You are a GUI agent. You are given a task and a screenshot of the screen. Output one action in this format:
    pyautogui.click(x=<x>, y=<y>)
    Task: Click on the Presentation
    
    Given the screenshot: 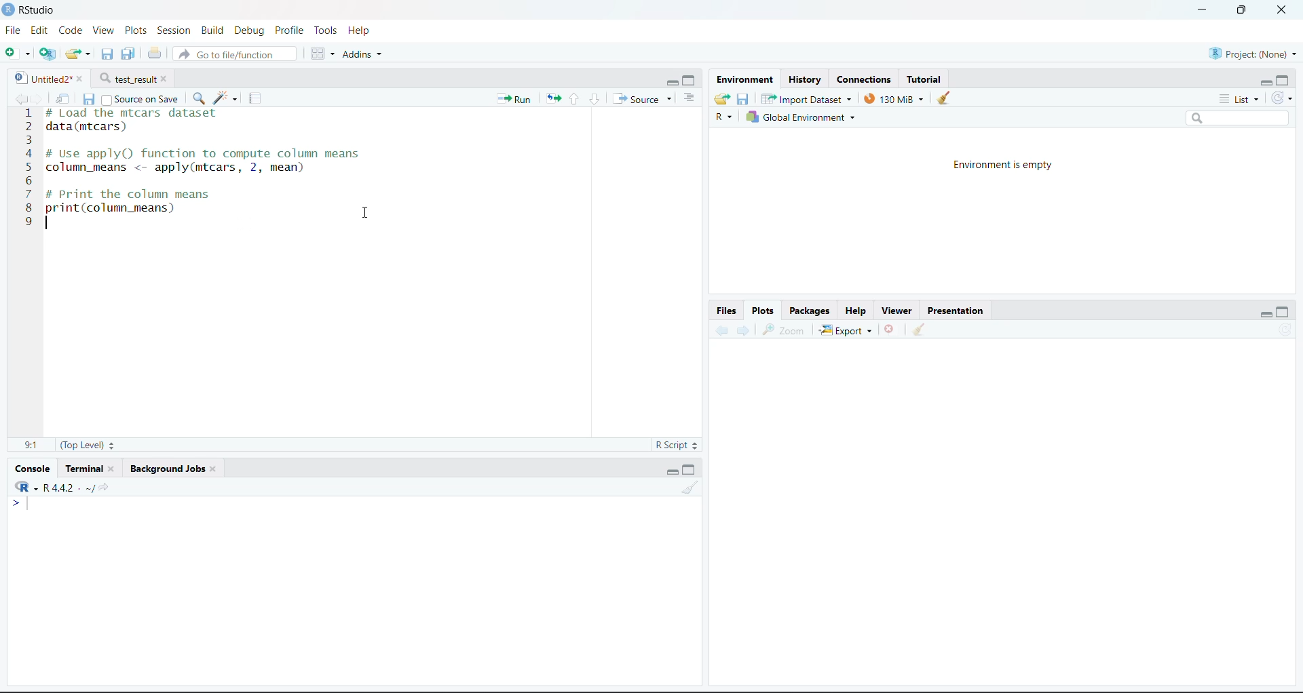 What is the action you would take?
    pyautogui.click(x=956, y=308)
    